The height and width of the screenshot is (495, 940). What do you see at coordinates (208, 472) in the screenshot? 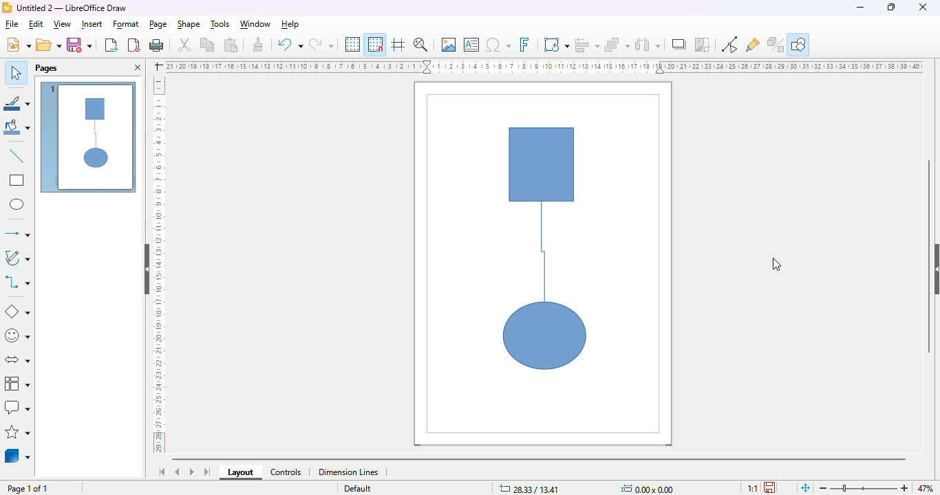
I see `scroll to last sheet` at bounding box center [208, 472].